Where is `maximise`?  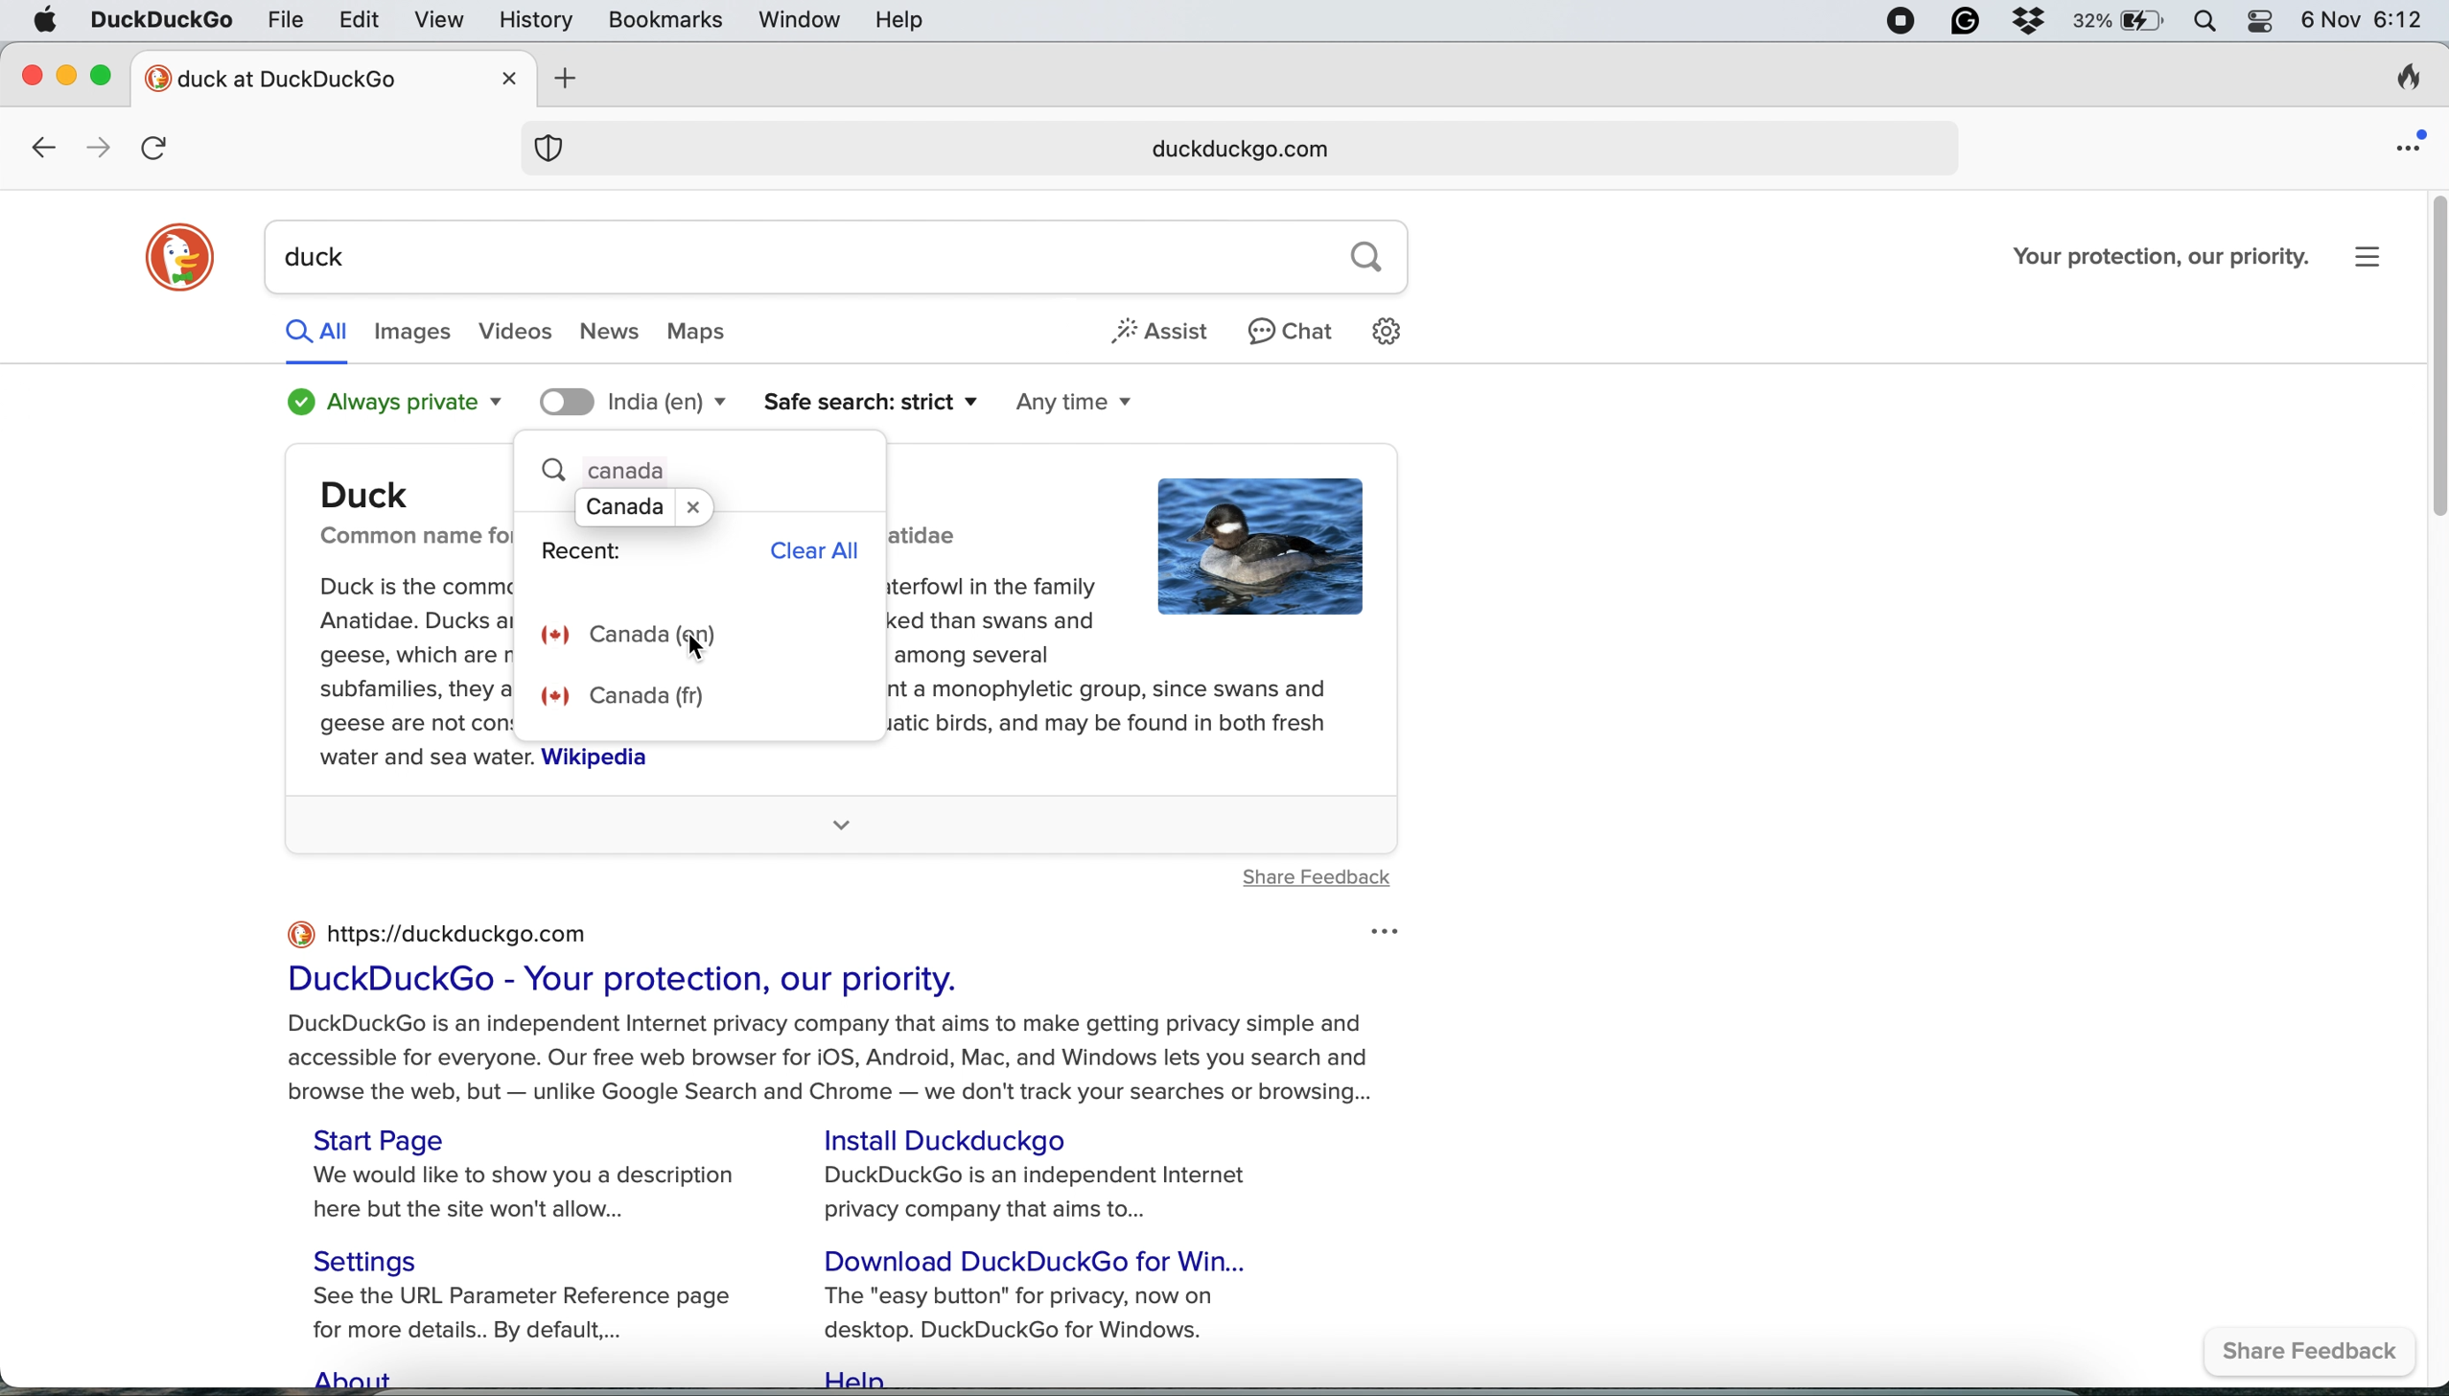 maximise is located at coordinates (110, 75).